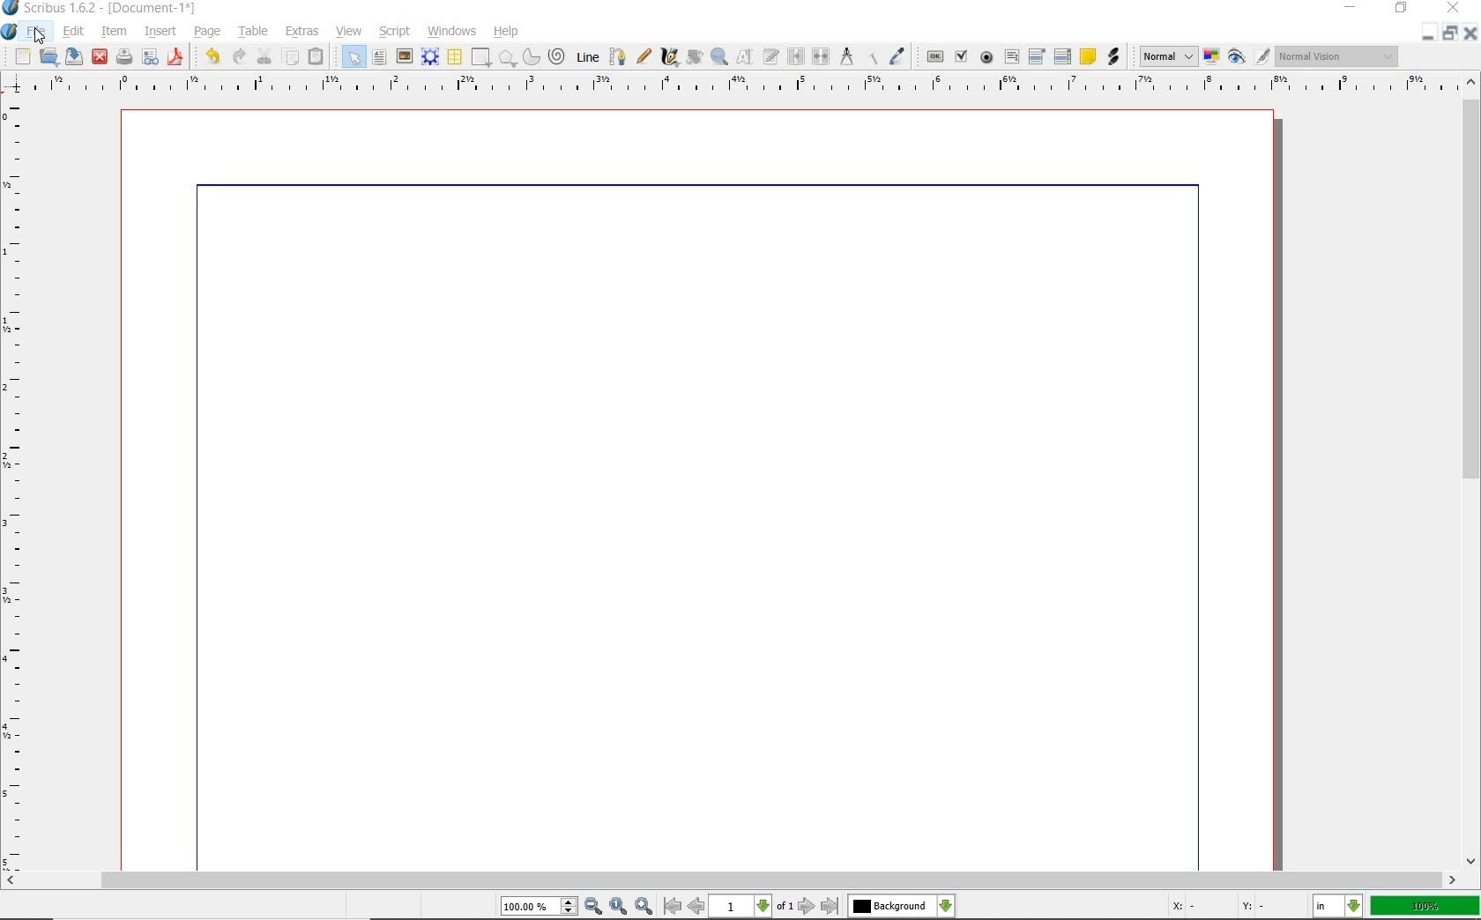  What do you see at coordinates (150, 58) in the screenshot?
I see `preflight verifier` at bounding box center [150, 58].